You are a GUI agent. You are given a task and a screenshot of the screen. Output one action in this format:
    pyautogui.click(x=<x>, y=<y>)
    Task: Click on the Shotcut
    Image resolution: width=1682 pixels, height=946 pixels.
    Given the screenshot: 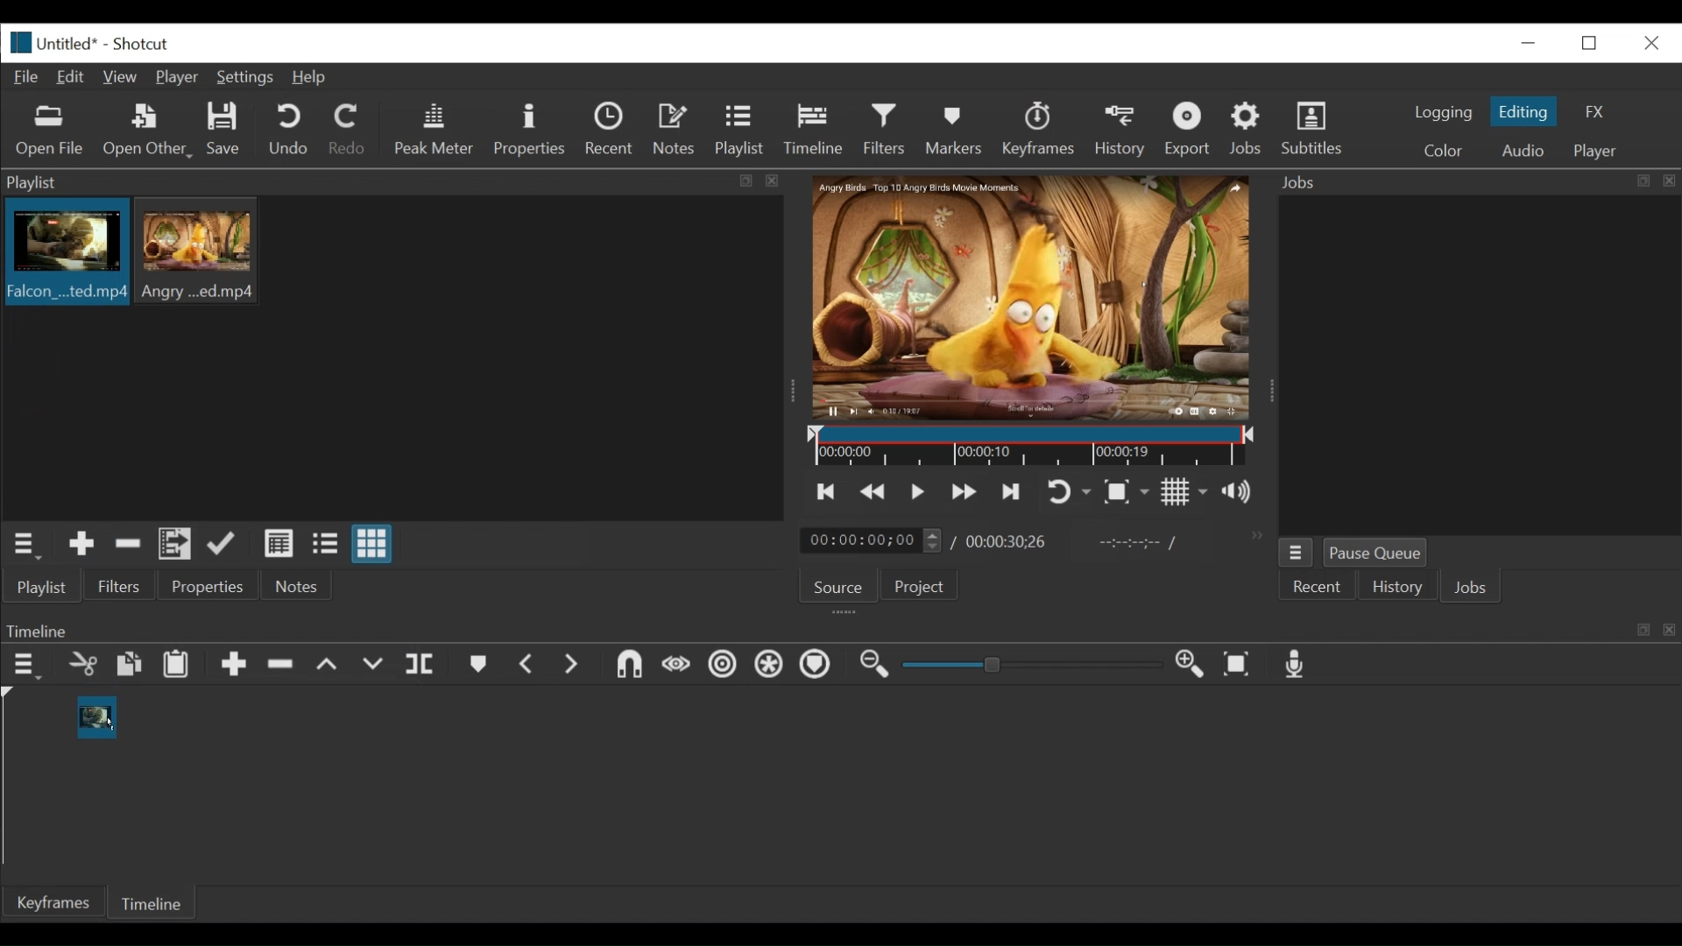 What is the action you would take?
    pyautogui.click(x=140, y=46)
    